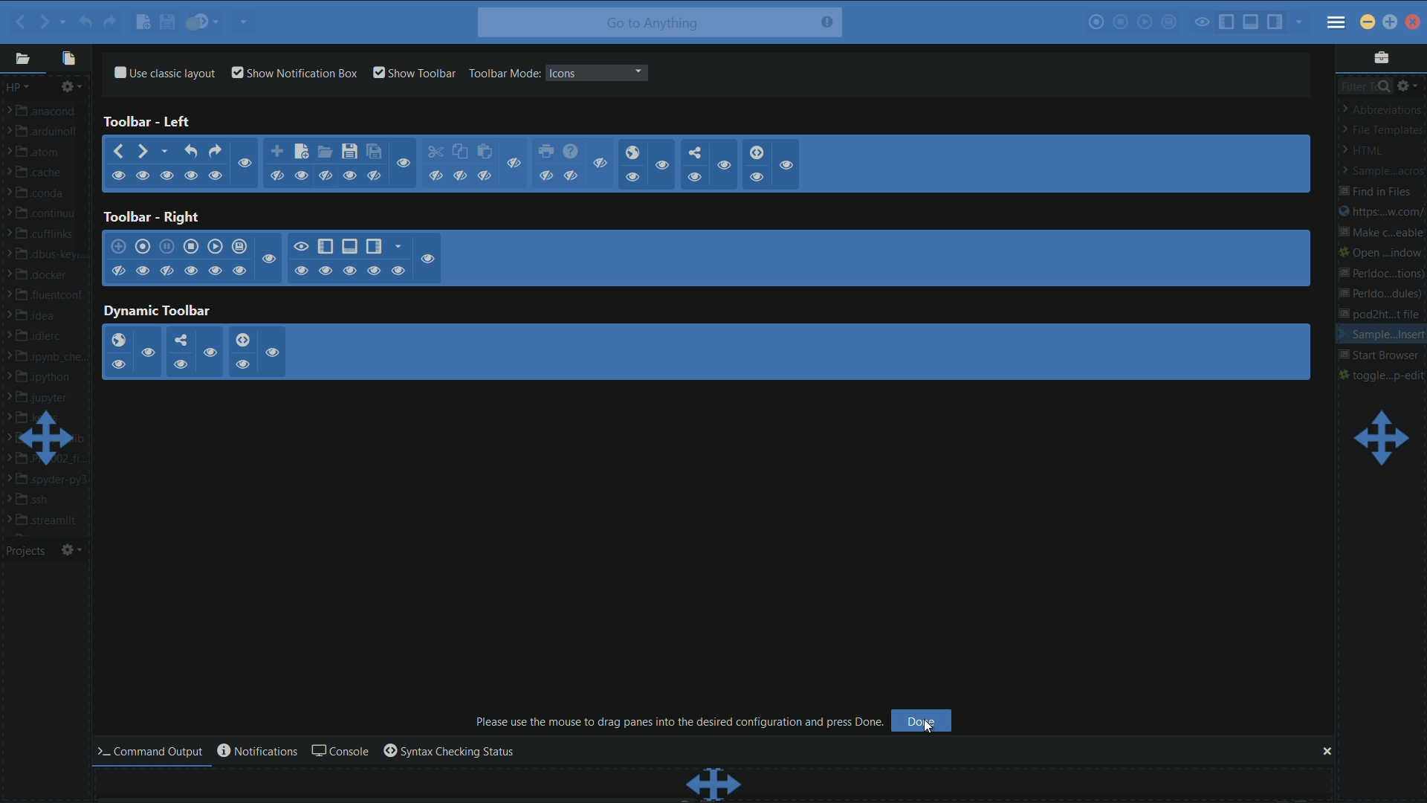 Image resolution: width=1427 pixels, height=803 pixels. Describe the element at coordinates (117, 364) in the screenshot. I see `hide/show` at that location.